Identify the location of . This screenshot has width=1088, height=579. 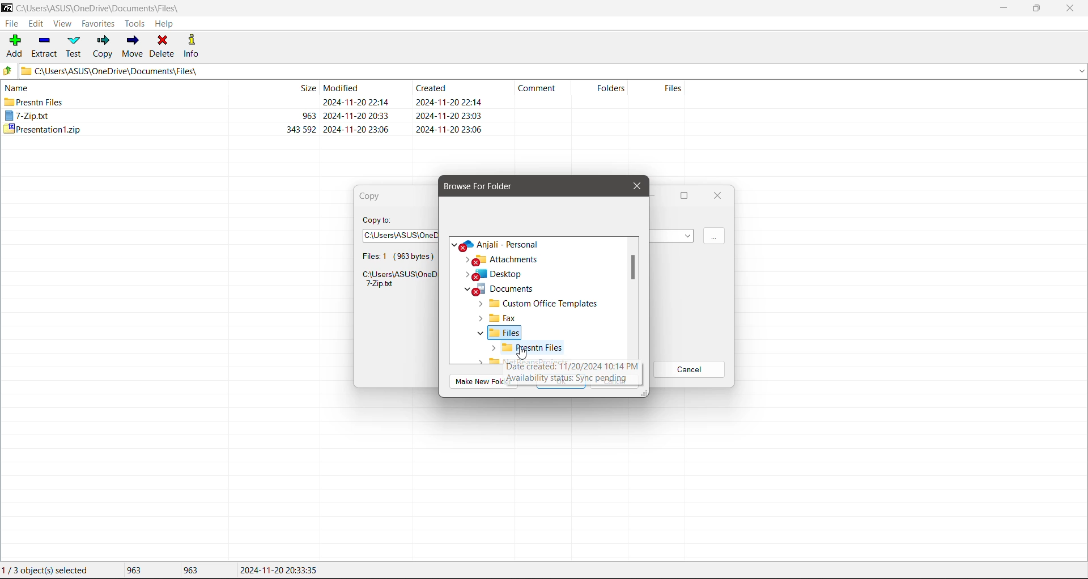
(475, 382).